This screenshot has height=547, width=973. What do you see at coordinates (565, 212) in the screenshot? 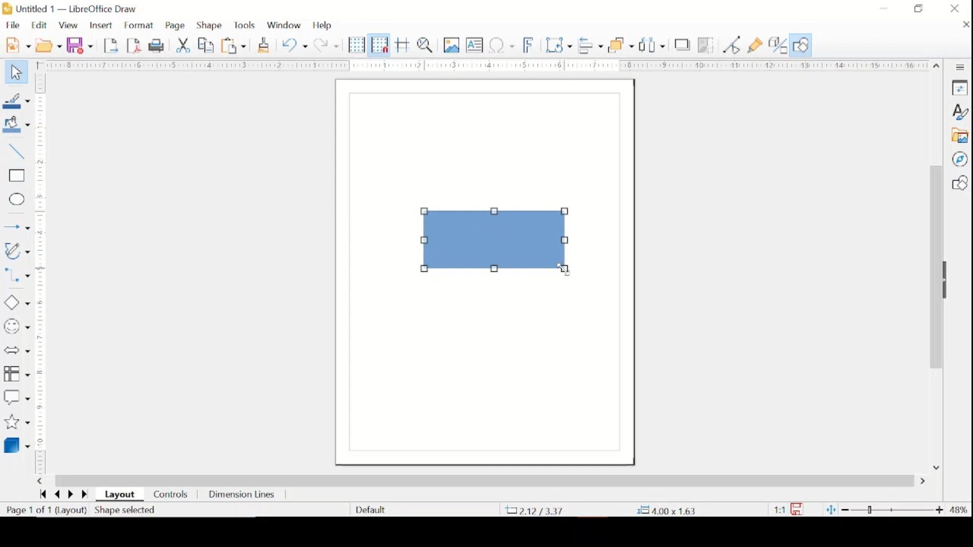
I see `resize handle` at bounding box center [565, 212].